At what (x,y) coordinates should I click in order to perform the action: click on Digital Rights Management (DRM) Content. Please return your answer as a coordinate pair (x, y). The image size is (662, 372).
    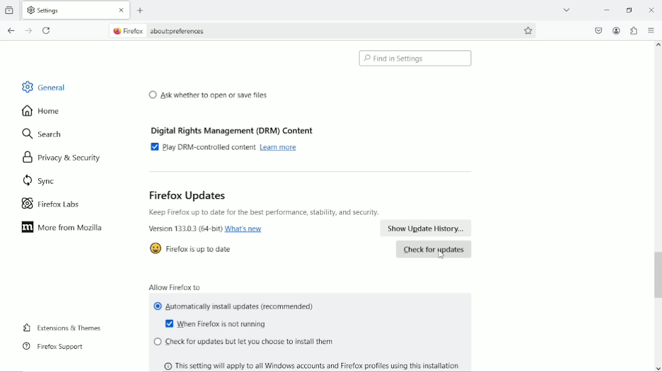
    Looking at the image, I should click on (234, 128).